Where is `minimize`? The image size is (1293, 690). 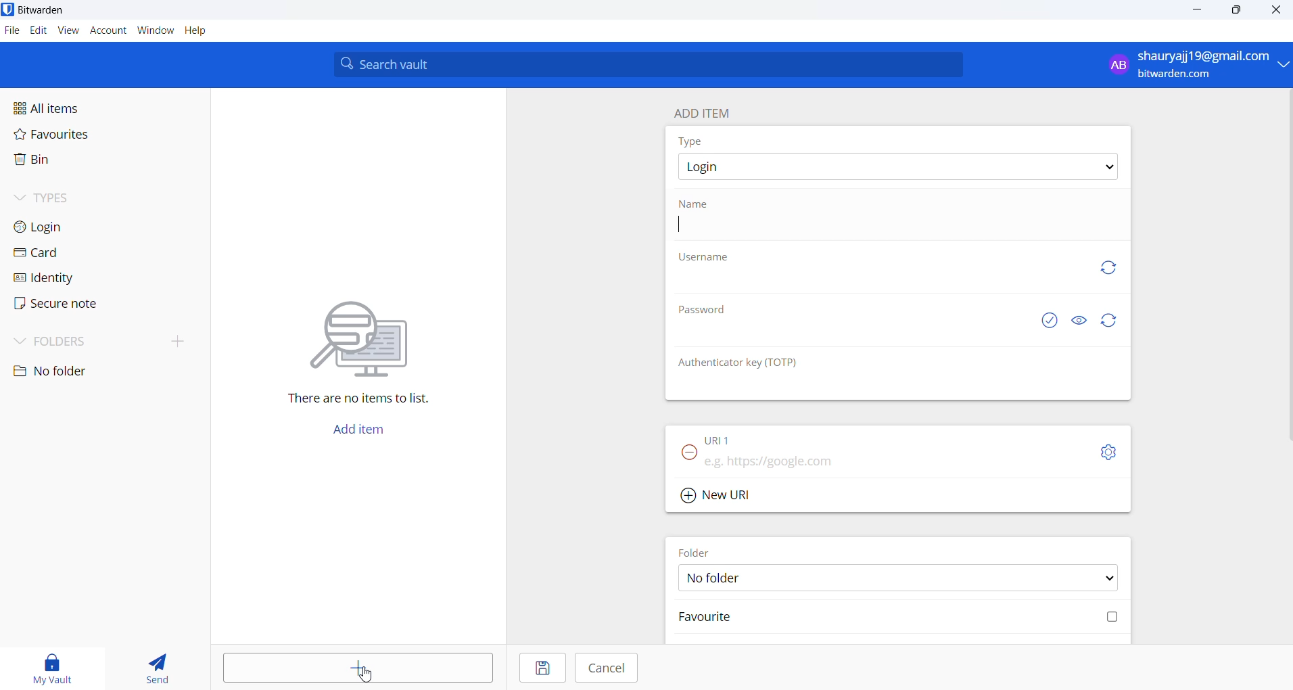
minimize is located at coordinates (1196, 14).